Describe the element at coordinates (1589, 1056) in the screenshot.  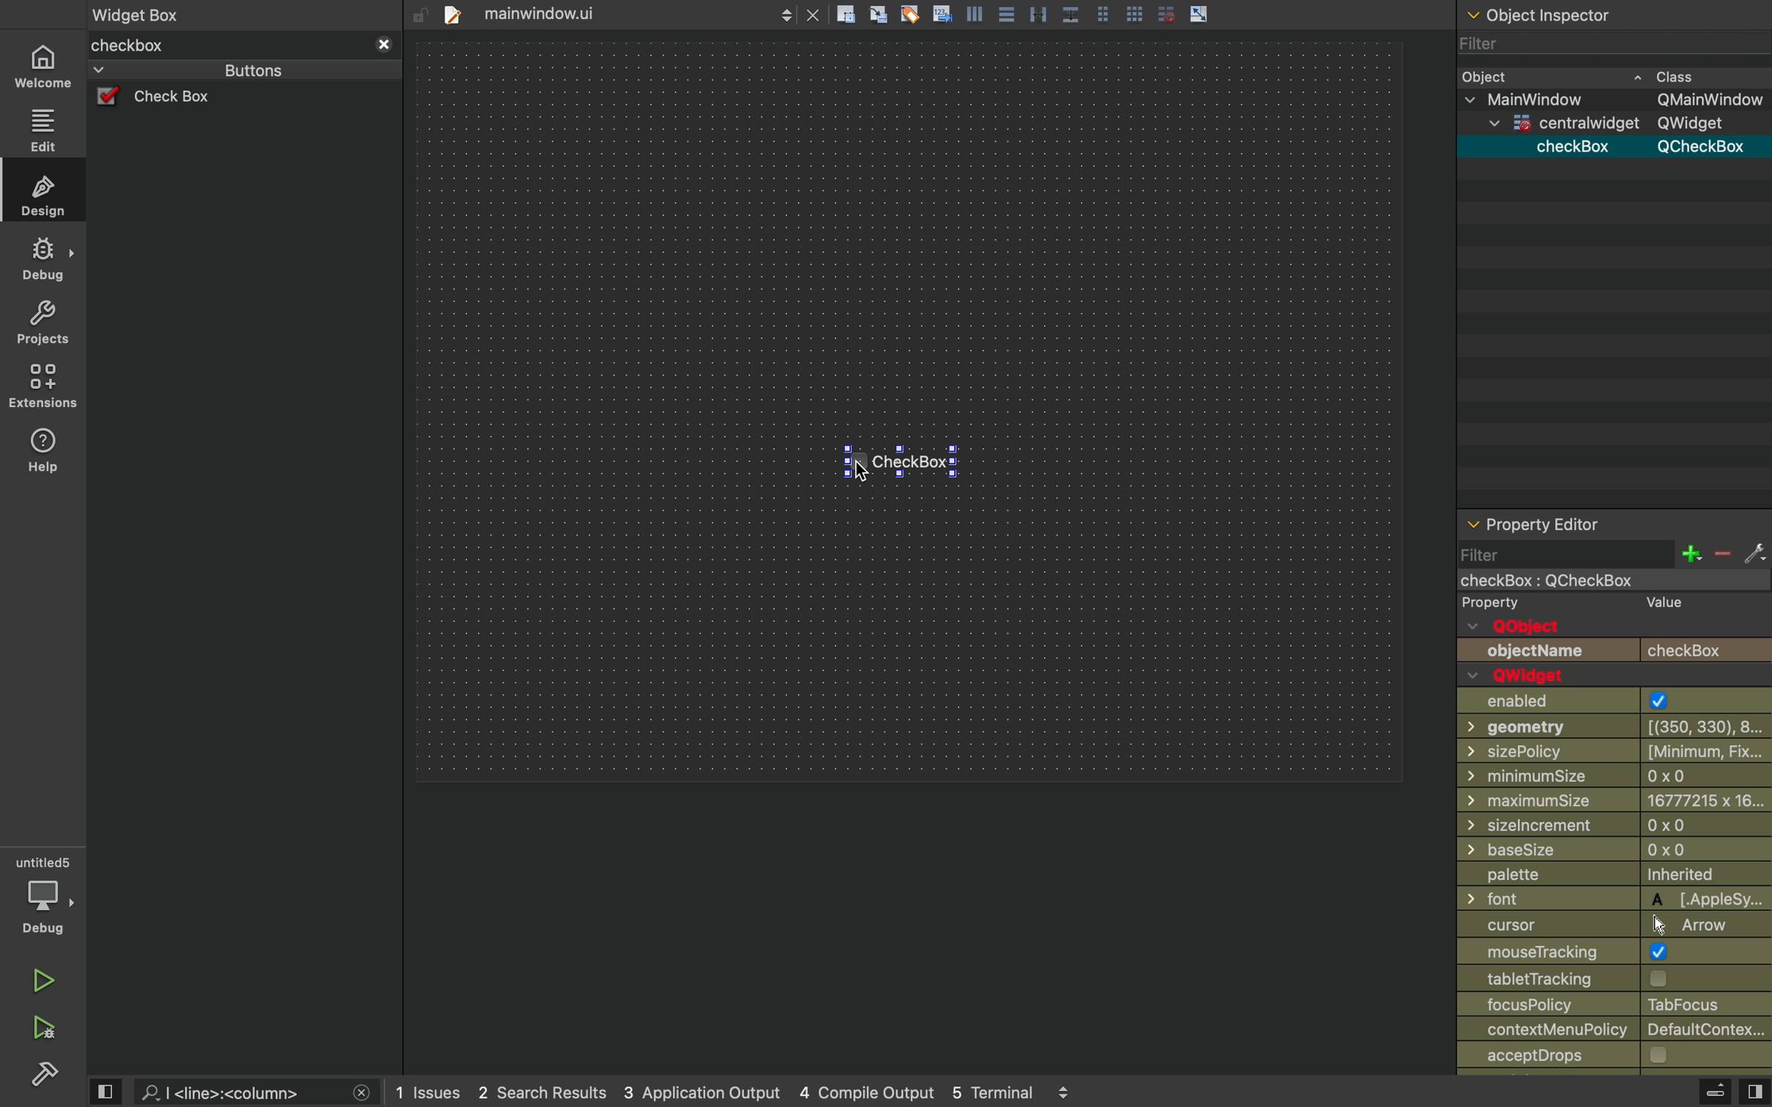
I see `accept drops` at that location.